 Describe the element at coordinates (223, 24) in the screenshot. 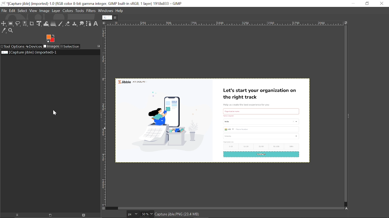

I see `Horizontal labe;` at that location.